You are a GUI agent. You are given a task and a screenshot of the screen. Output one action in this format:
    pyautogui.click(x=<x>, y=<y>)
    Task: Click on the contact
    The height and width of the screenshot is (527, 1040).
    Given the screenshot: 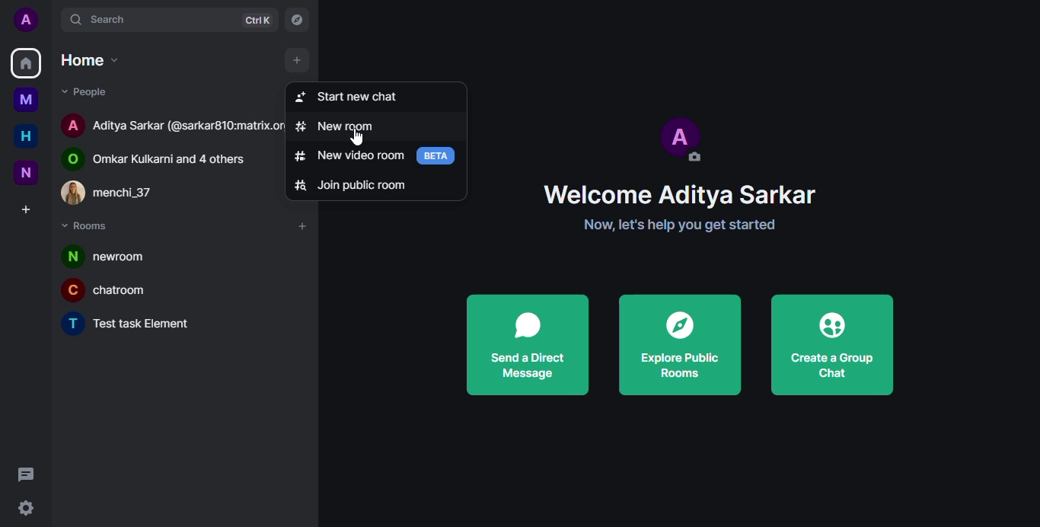 What is the action you would take?
    pyautogui.click(x=119, y=194)
    